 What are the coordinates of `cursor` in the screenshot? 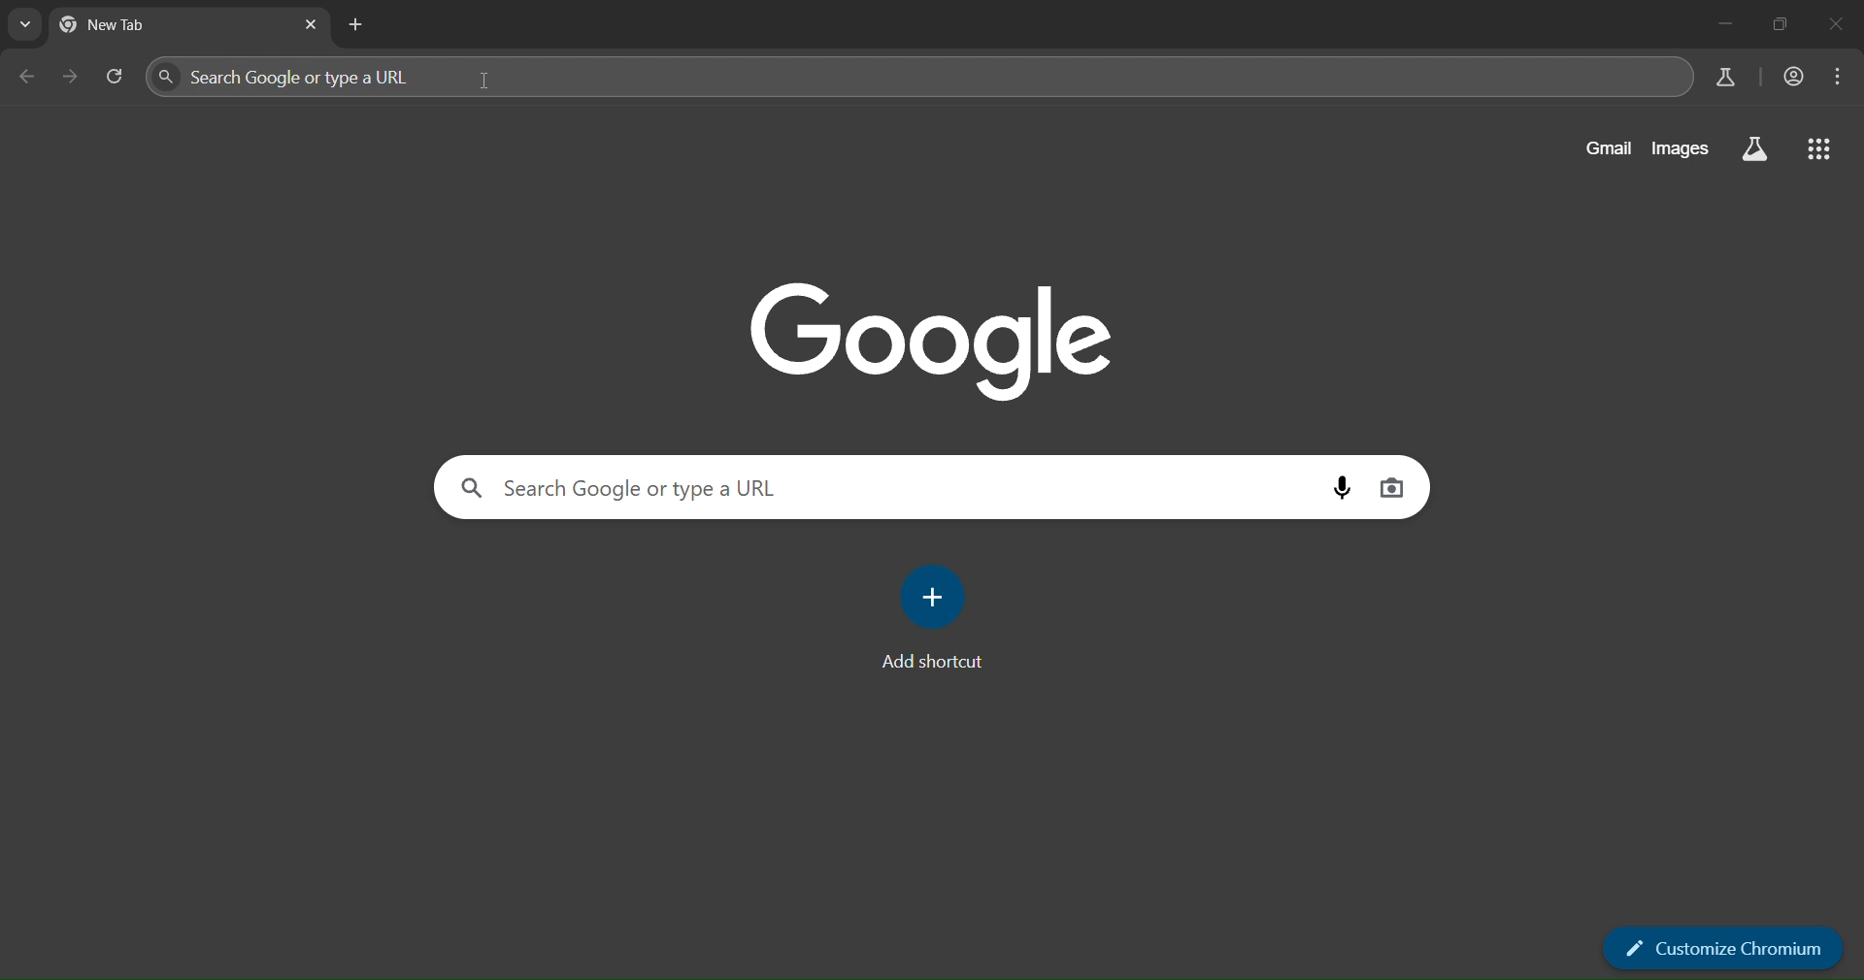 It's located at (487, 82).